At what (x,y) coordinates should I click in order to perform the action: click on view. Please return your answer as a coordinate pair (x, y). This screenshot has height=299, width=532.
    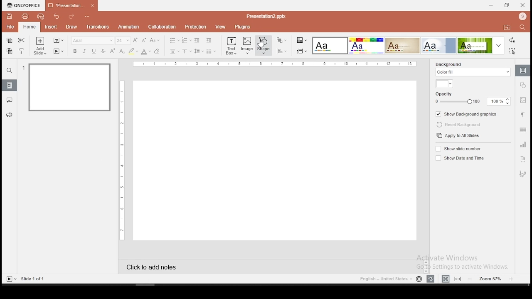
    Looking at the image, I should click on (219, 27).